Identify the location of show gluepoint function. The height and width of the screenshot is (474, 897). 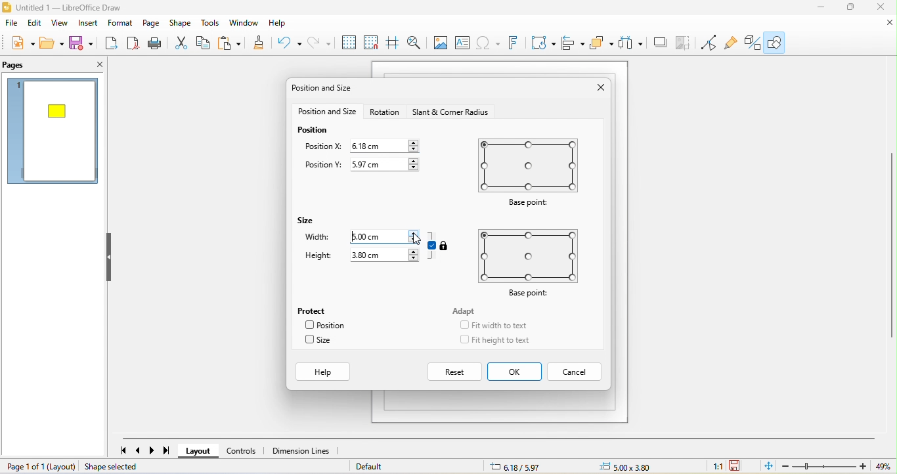
(732, 42).